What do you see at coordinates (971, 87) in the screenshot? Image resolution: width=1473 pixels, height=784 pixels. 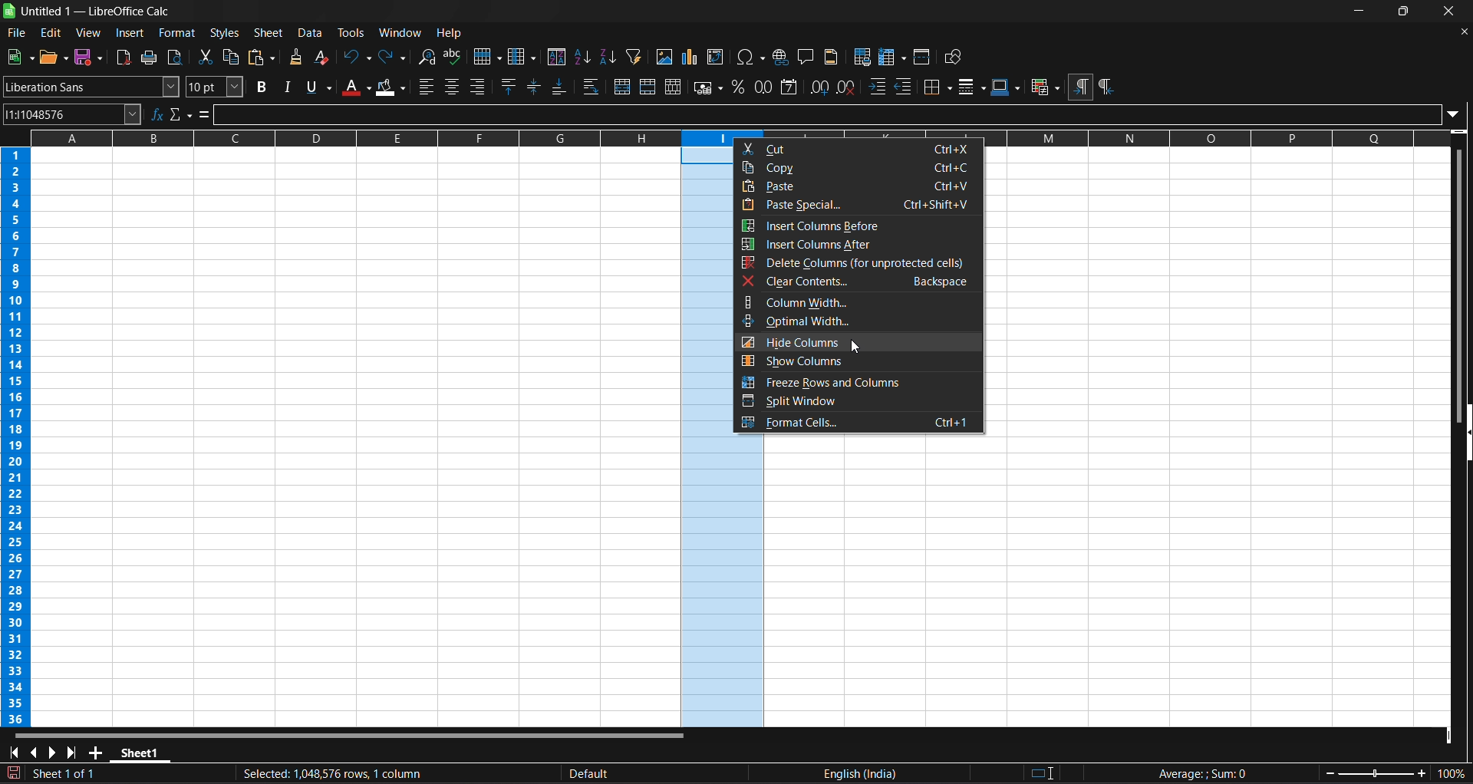 I see `border styles` at bounding box center [971, 87].